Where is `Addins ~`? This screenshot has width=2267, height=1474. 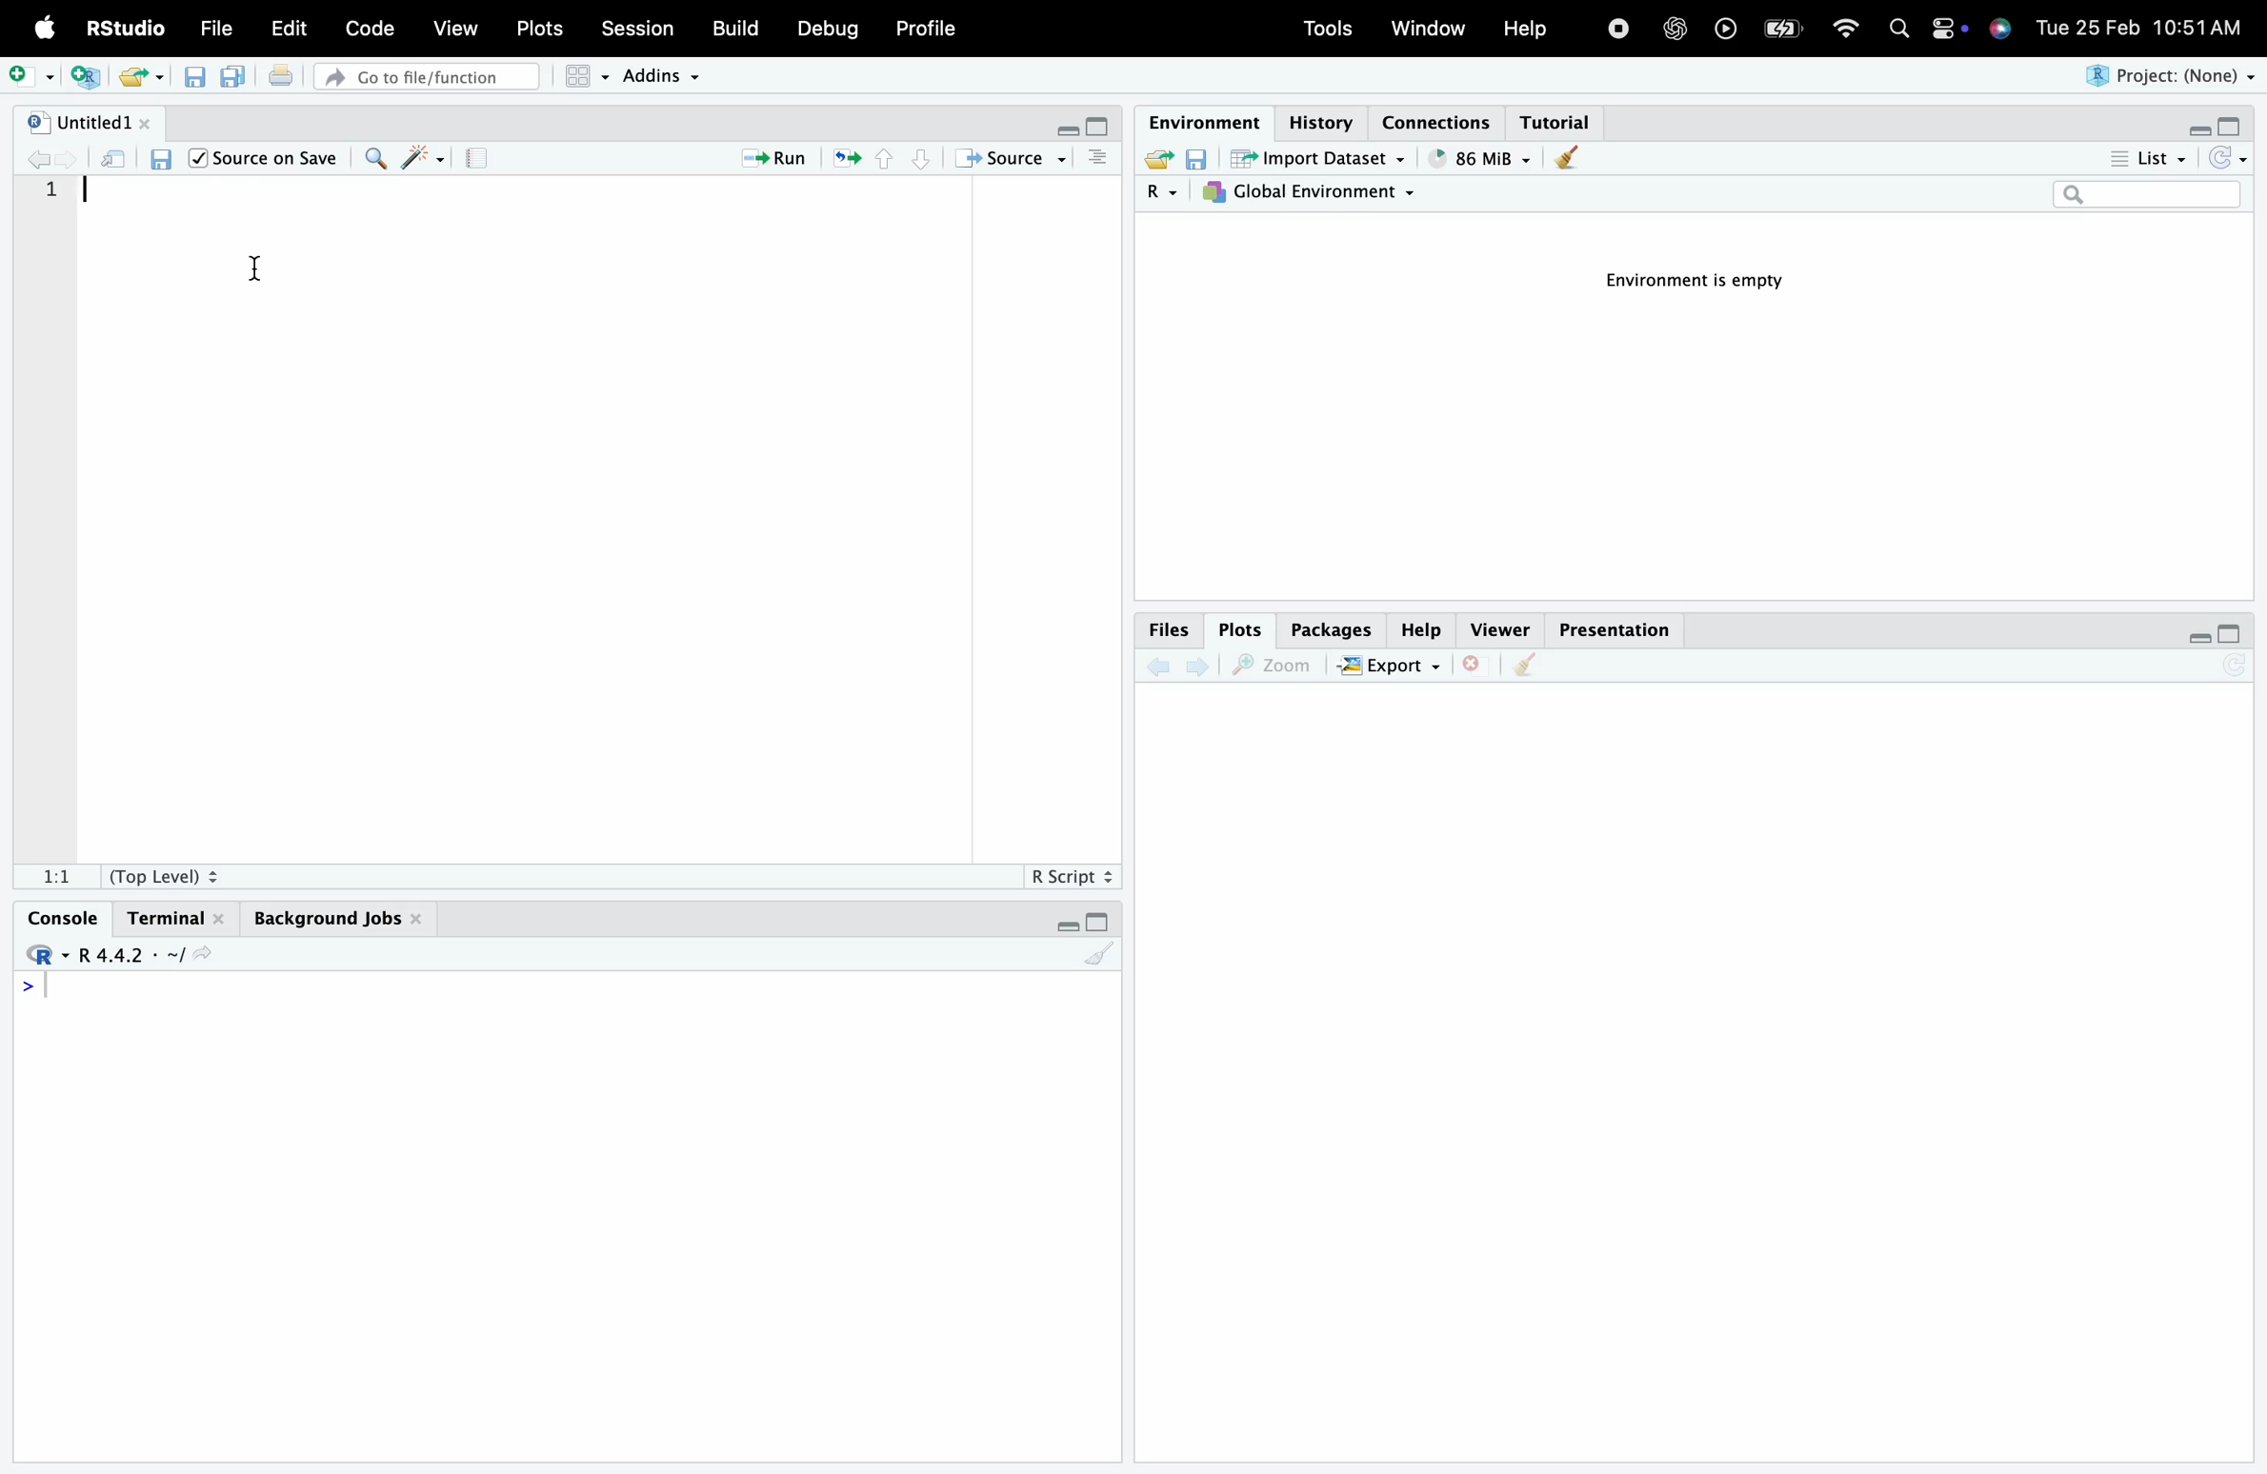 Addins ~ is located at coordinates (667, 78).